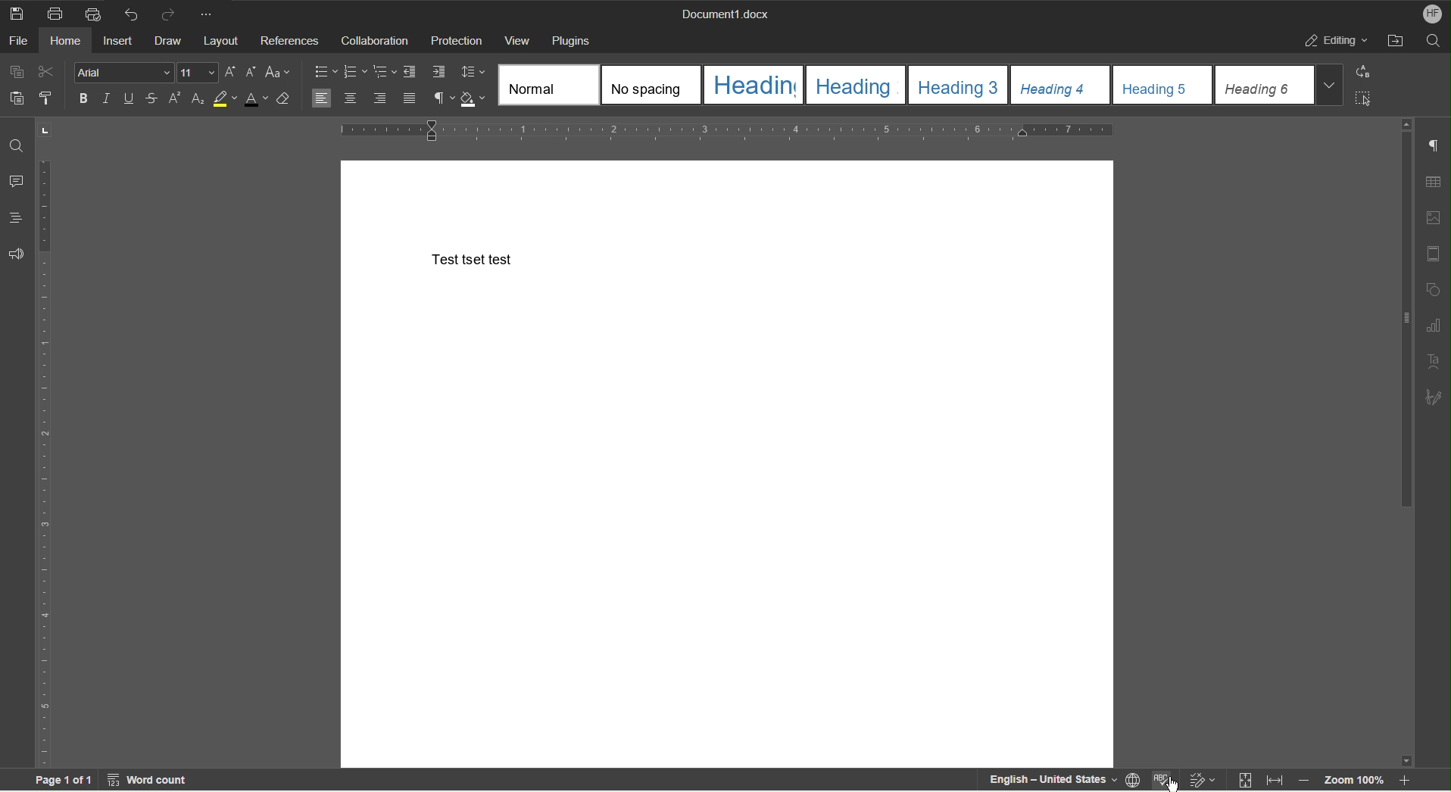  I want to click on Collaboration, so click(373, 39).